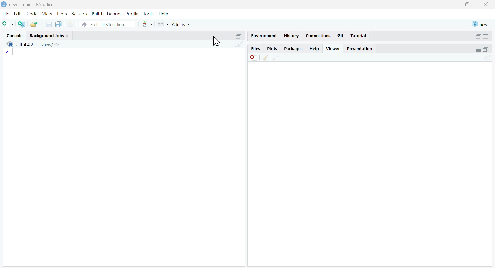 This screenshot has height=268, width=495. What do you see at coordinates (57, 44) in the screenshot?
I see `share icon` at bounding box center [57, 44].